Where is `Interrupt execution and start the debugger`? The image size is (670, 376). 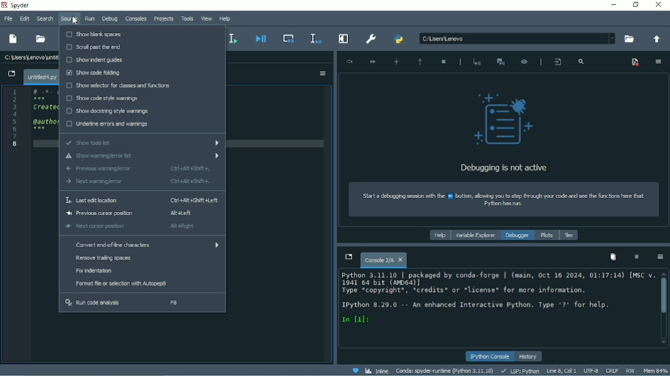 Interrupt execution and start the debugger is located at coordinates (501, 62).